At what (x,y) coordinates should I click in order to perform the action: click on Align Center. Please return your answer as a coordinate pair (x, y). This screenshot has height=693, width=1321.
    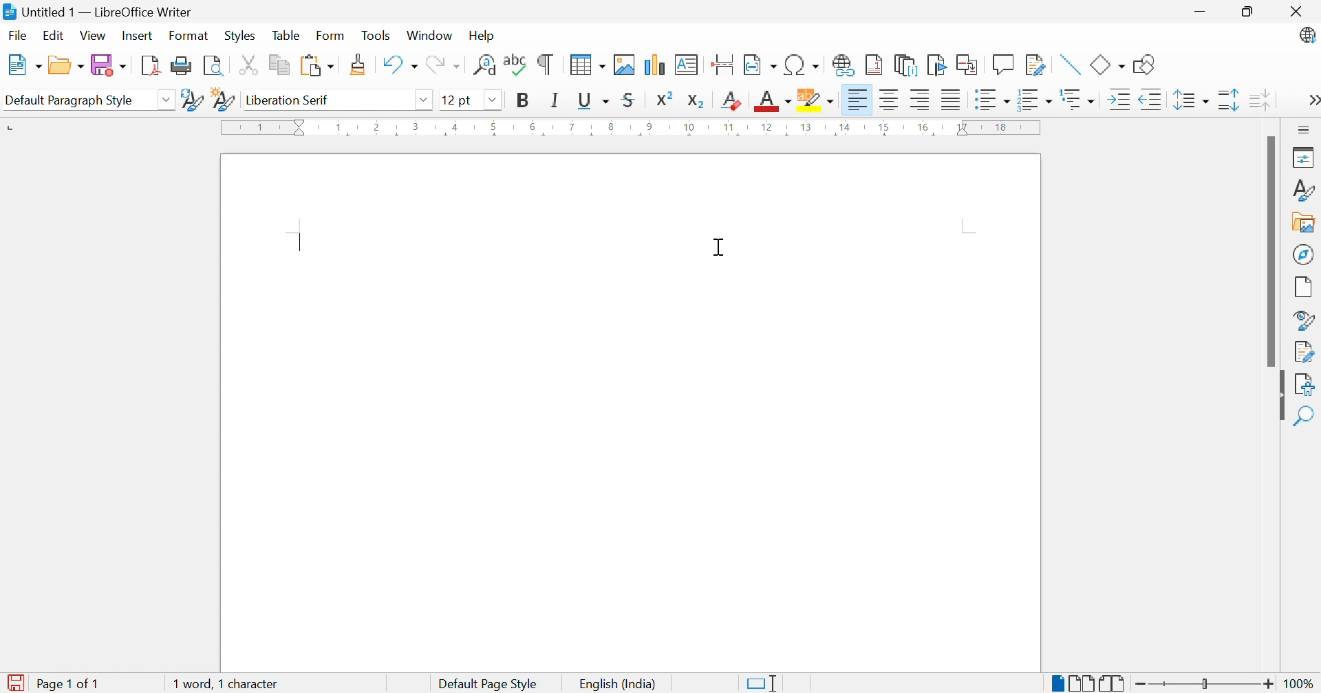
    Looking at the image, I should click on (888, 100).